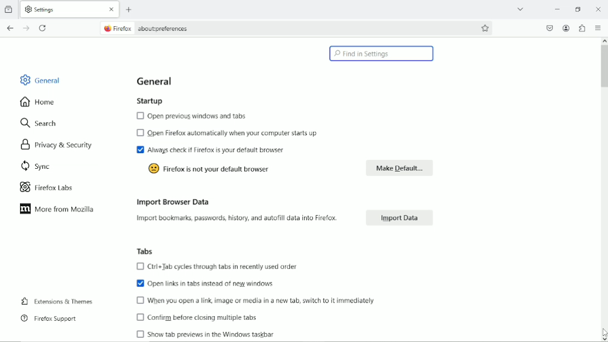  Describe the element at coordinates (398, 168) in the screenshot. I see `Make default` at that location.